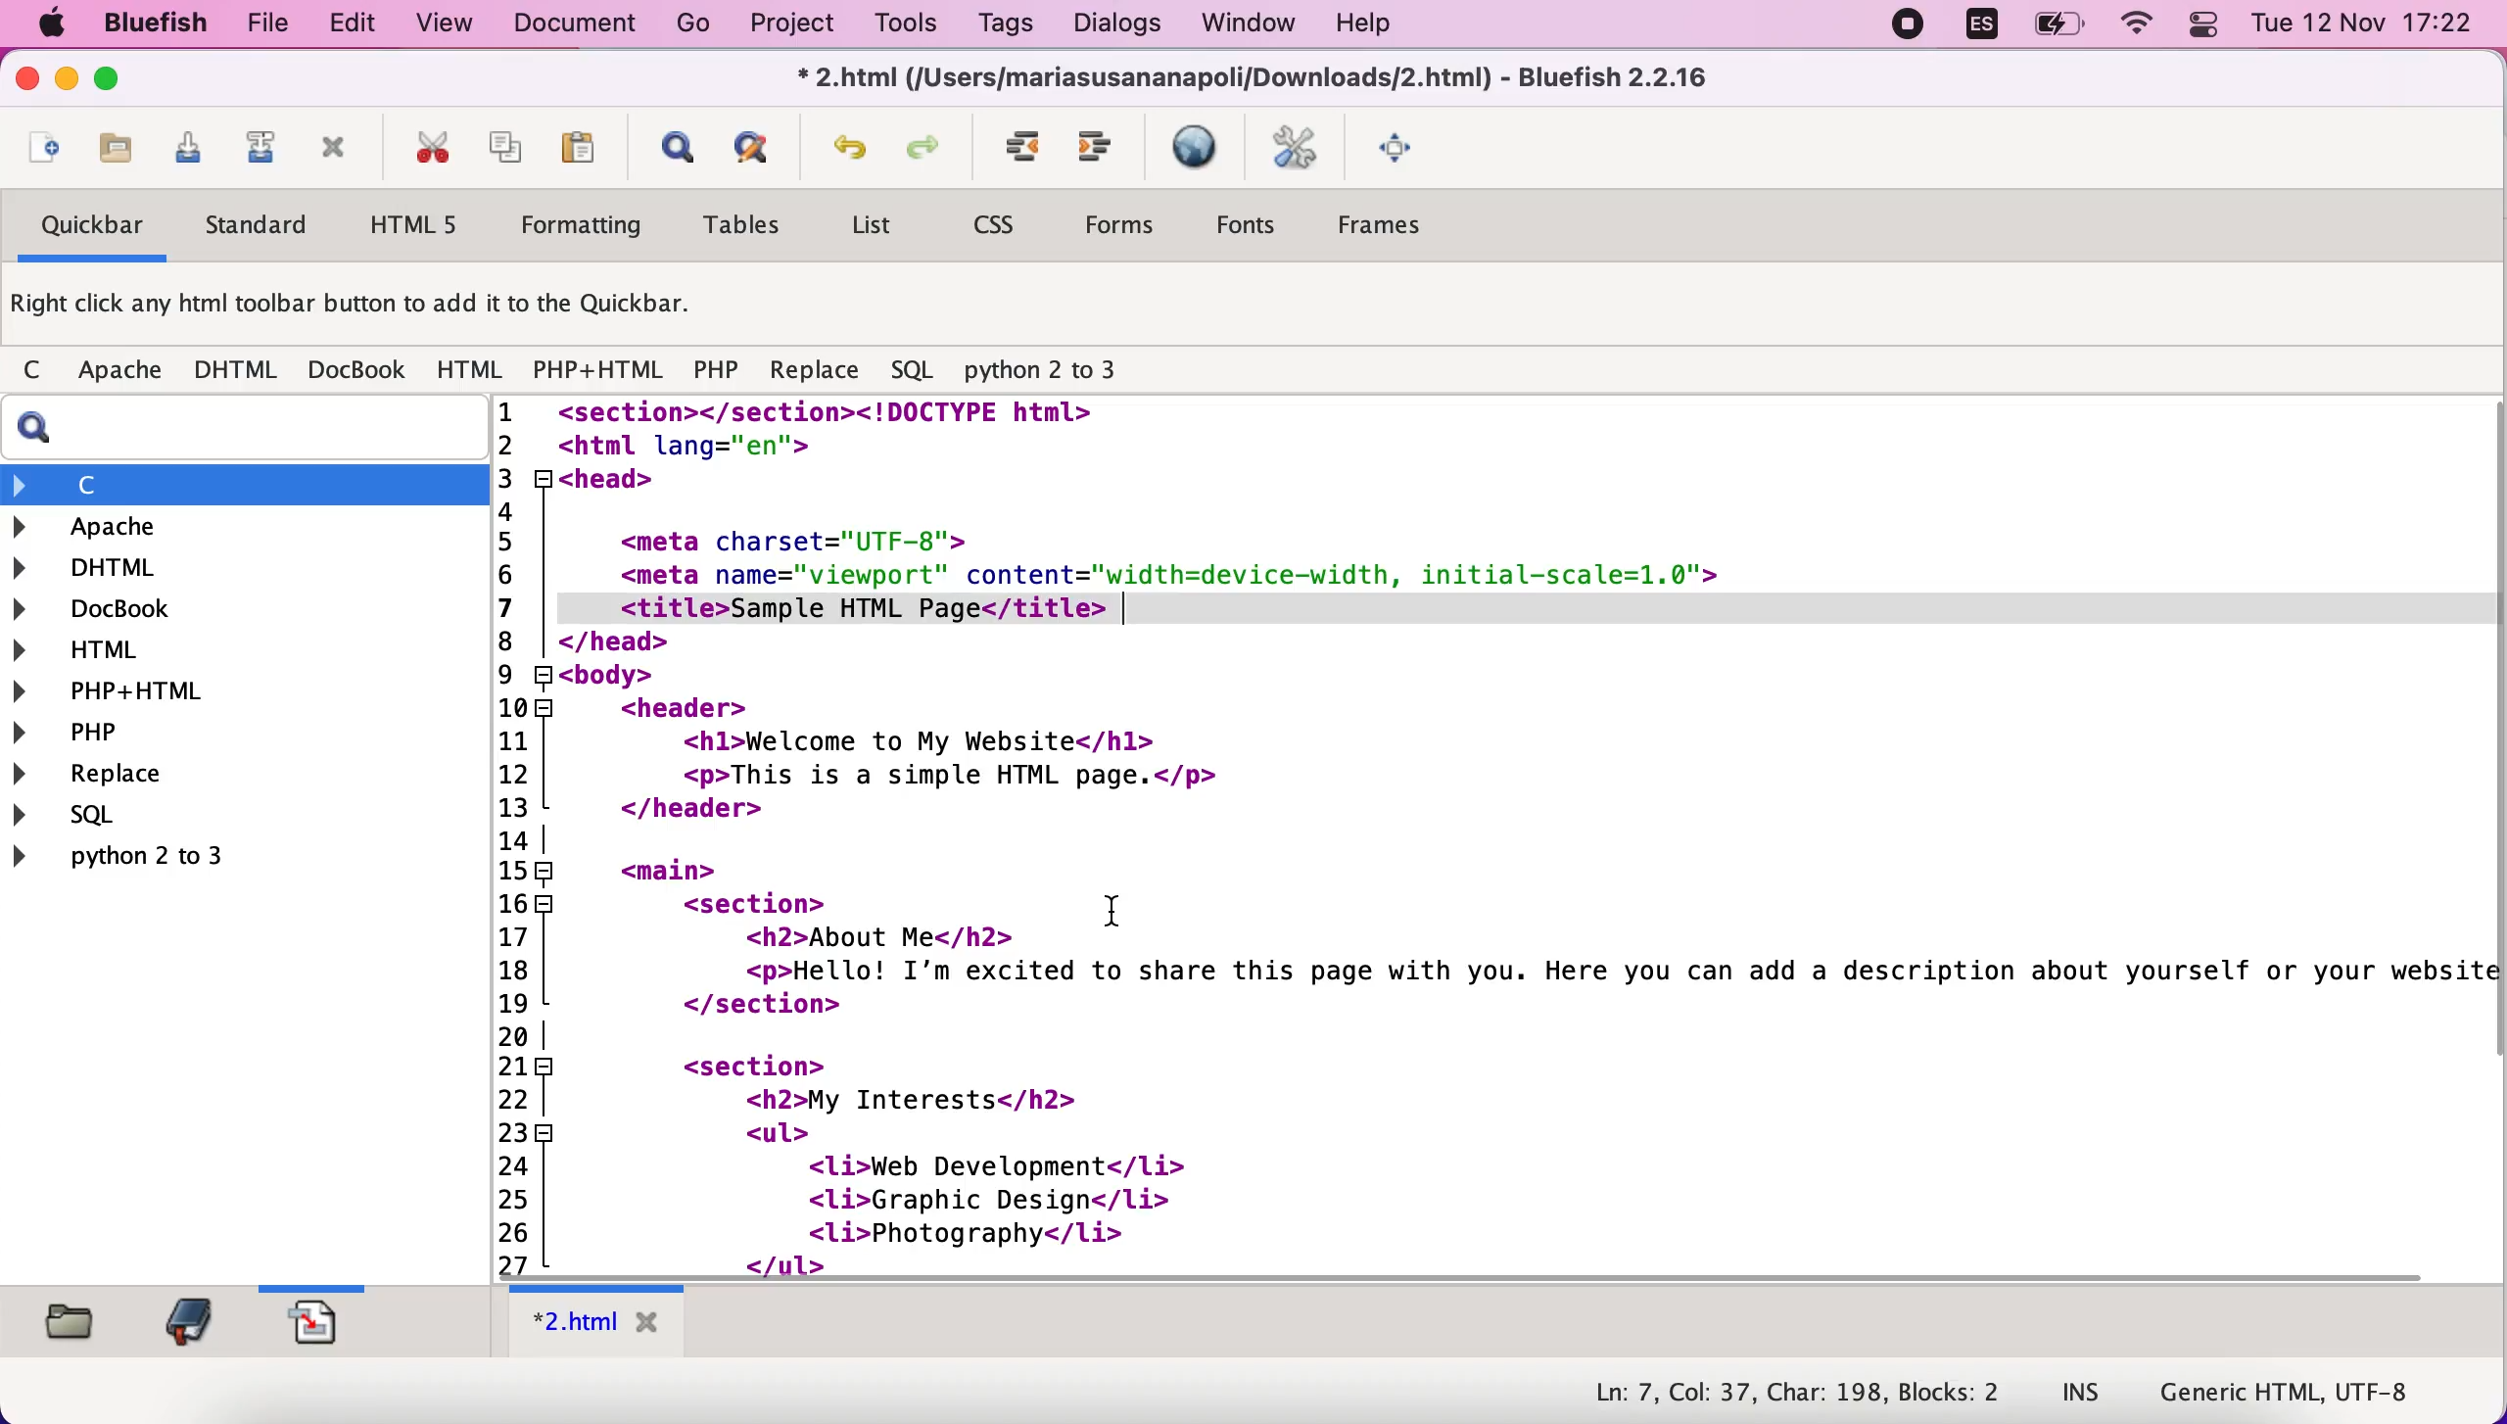 The image size is (2507, 1424). What do you see at coordinates (241, 370) in the screenshot?
I see `dhtml` at bounding box center [241, 370].